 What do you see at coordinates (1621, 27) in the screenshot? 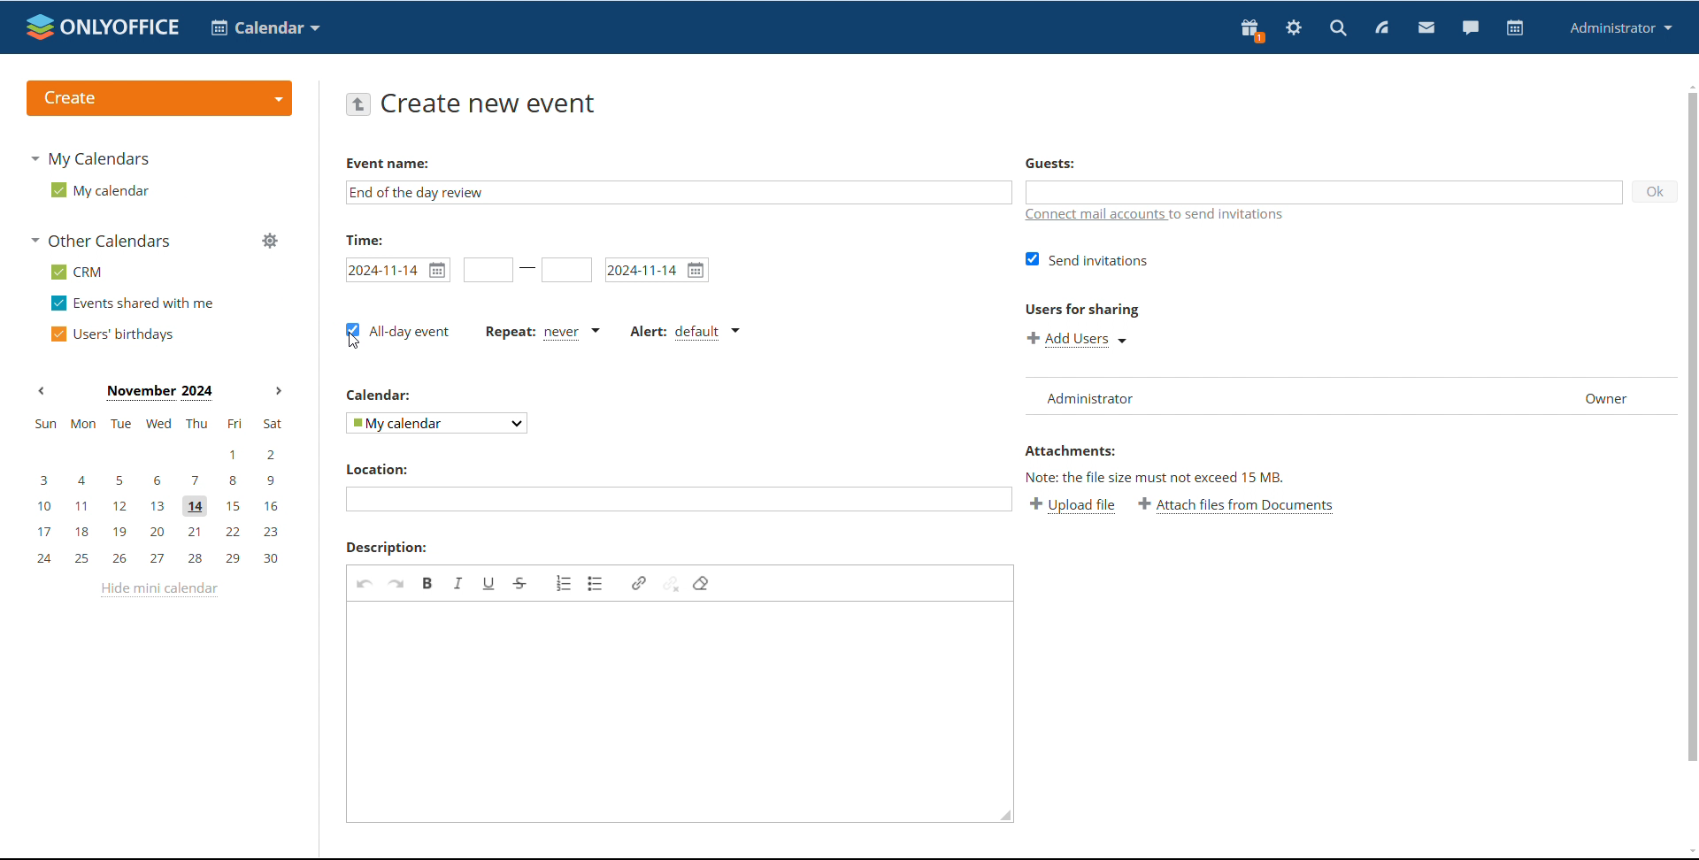
I see `profile` at bounding box center [1621, 27].